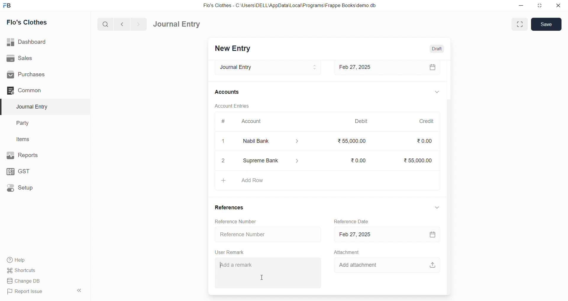 The width and height of the screenshot is (568, 301). Describe the element at coordinates (32, 171) in the screenshot. I see `GST` at that location.